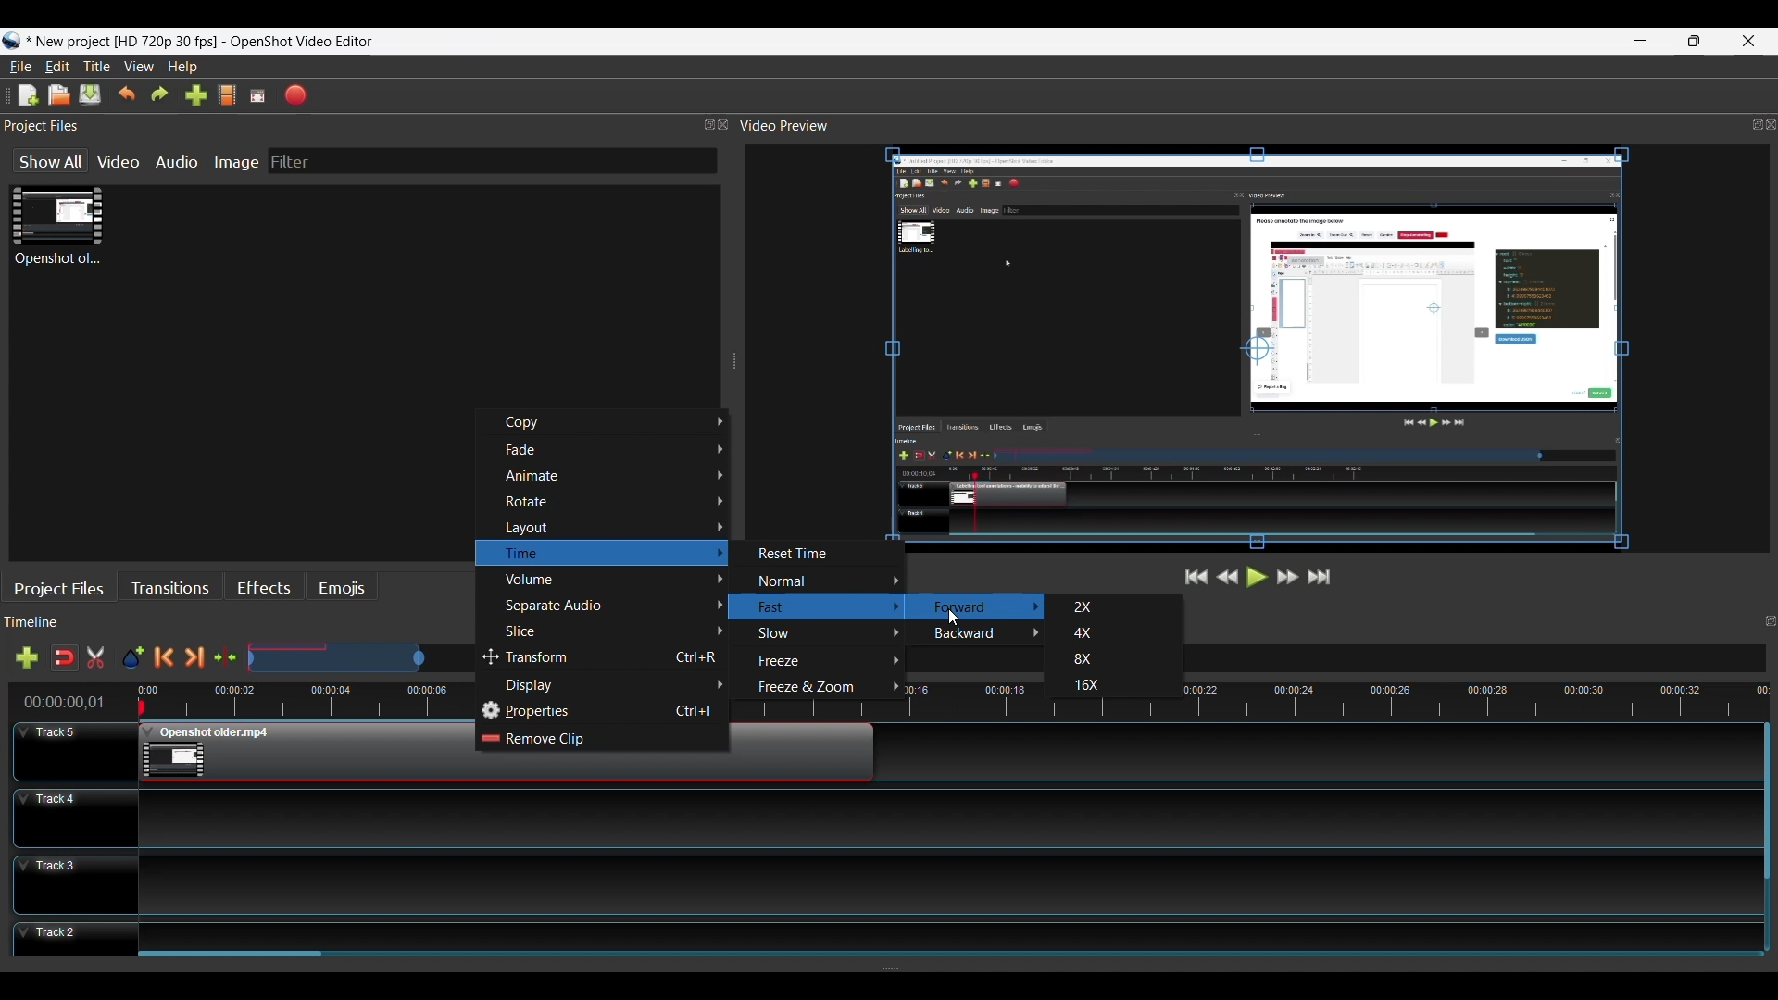  Describe the element at coordinates (226, 658) in the screenshot. I see `Center te timeline at the playhead` at that location.